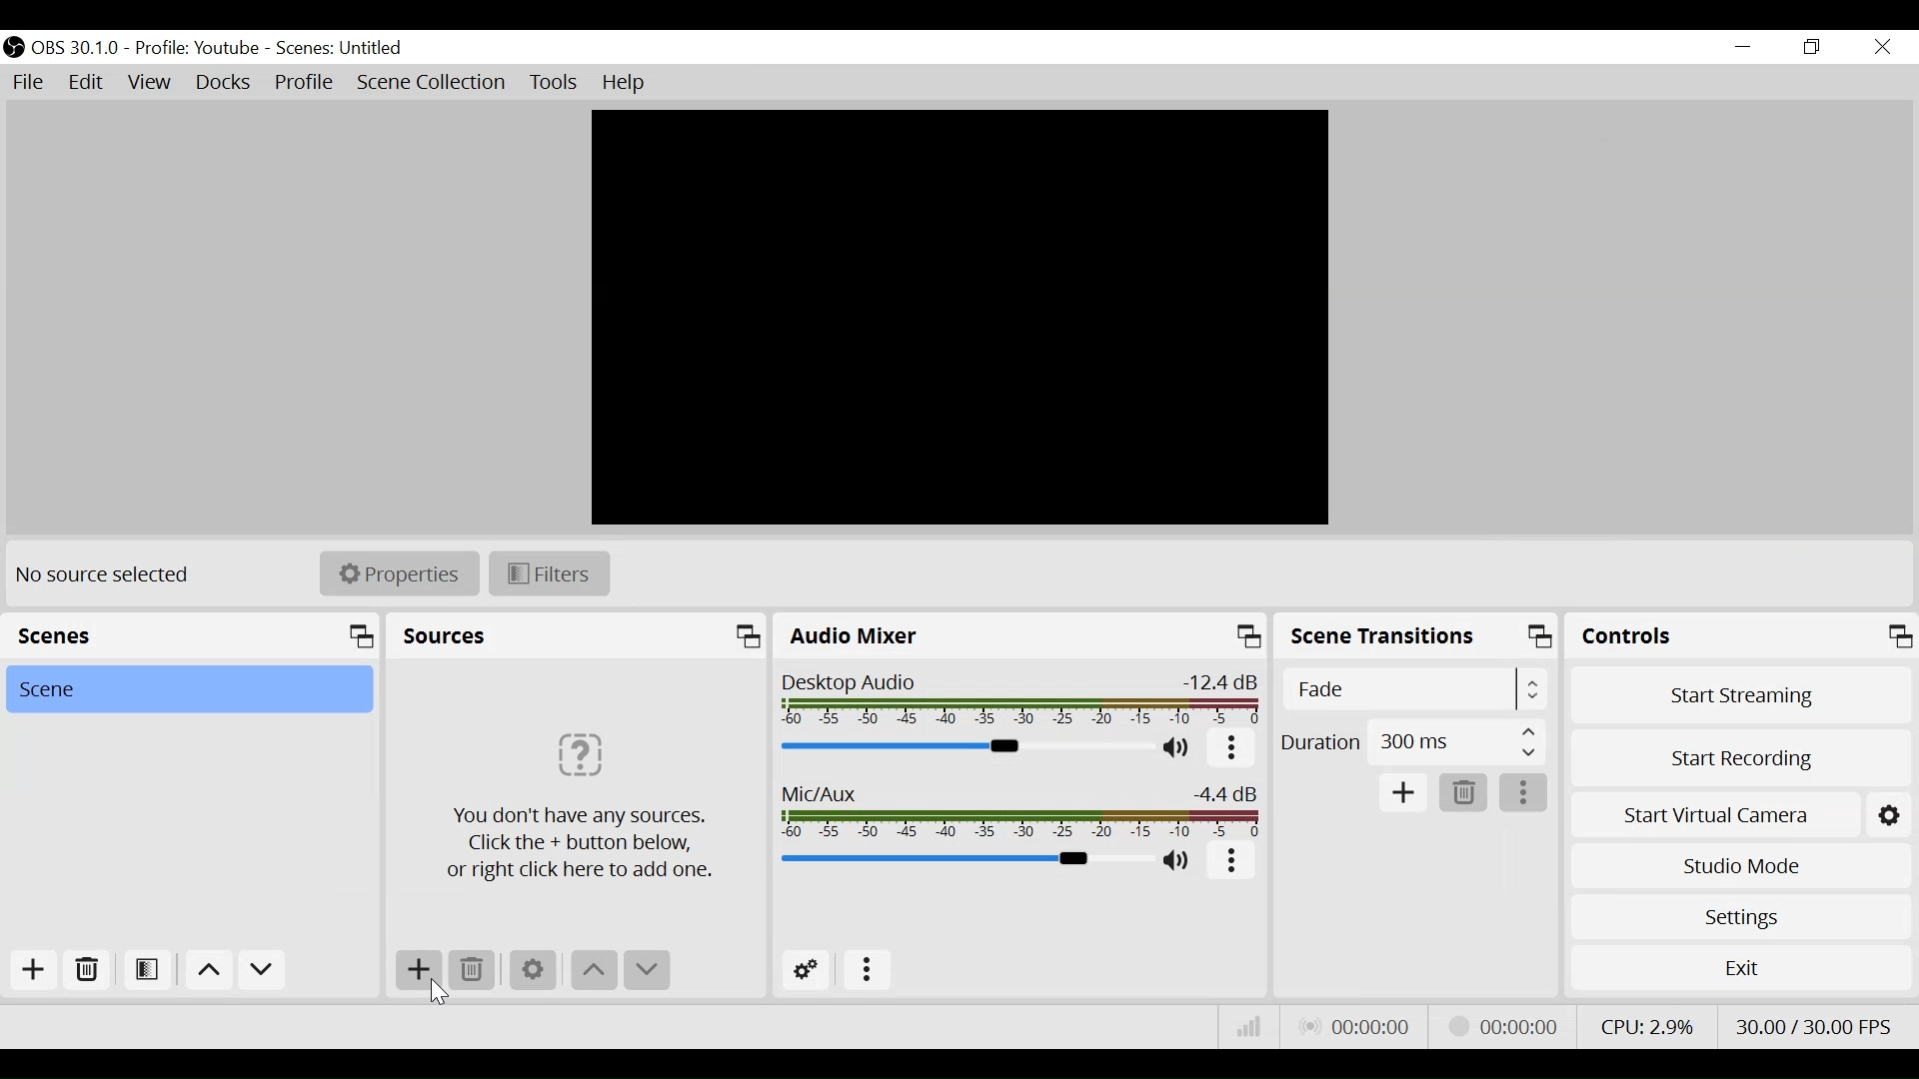 The height and width of the screenshot is (1079, 1919). I want to click on move down, so click(265, 971).